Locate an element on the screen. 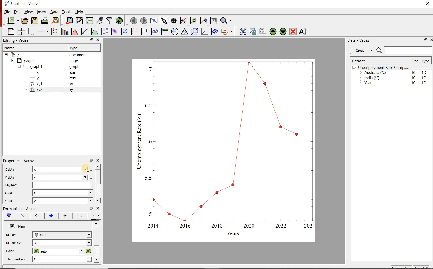 The height and width of the screenshot is (269, 433). remove the widgets is located at coordinates (293, 31).